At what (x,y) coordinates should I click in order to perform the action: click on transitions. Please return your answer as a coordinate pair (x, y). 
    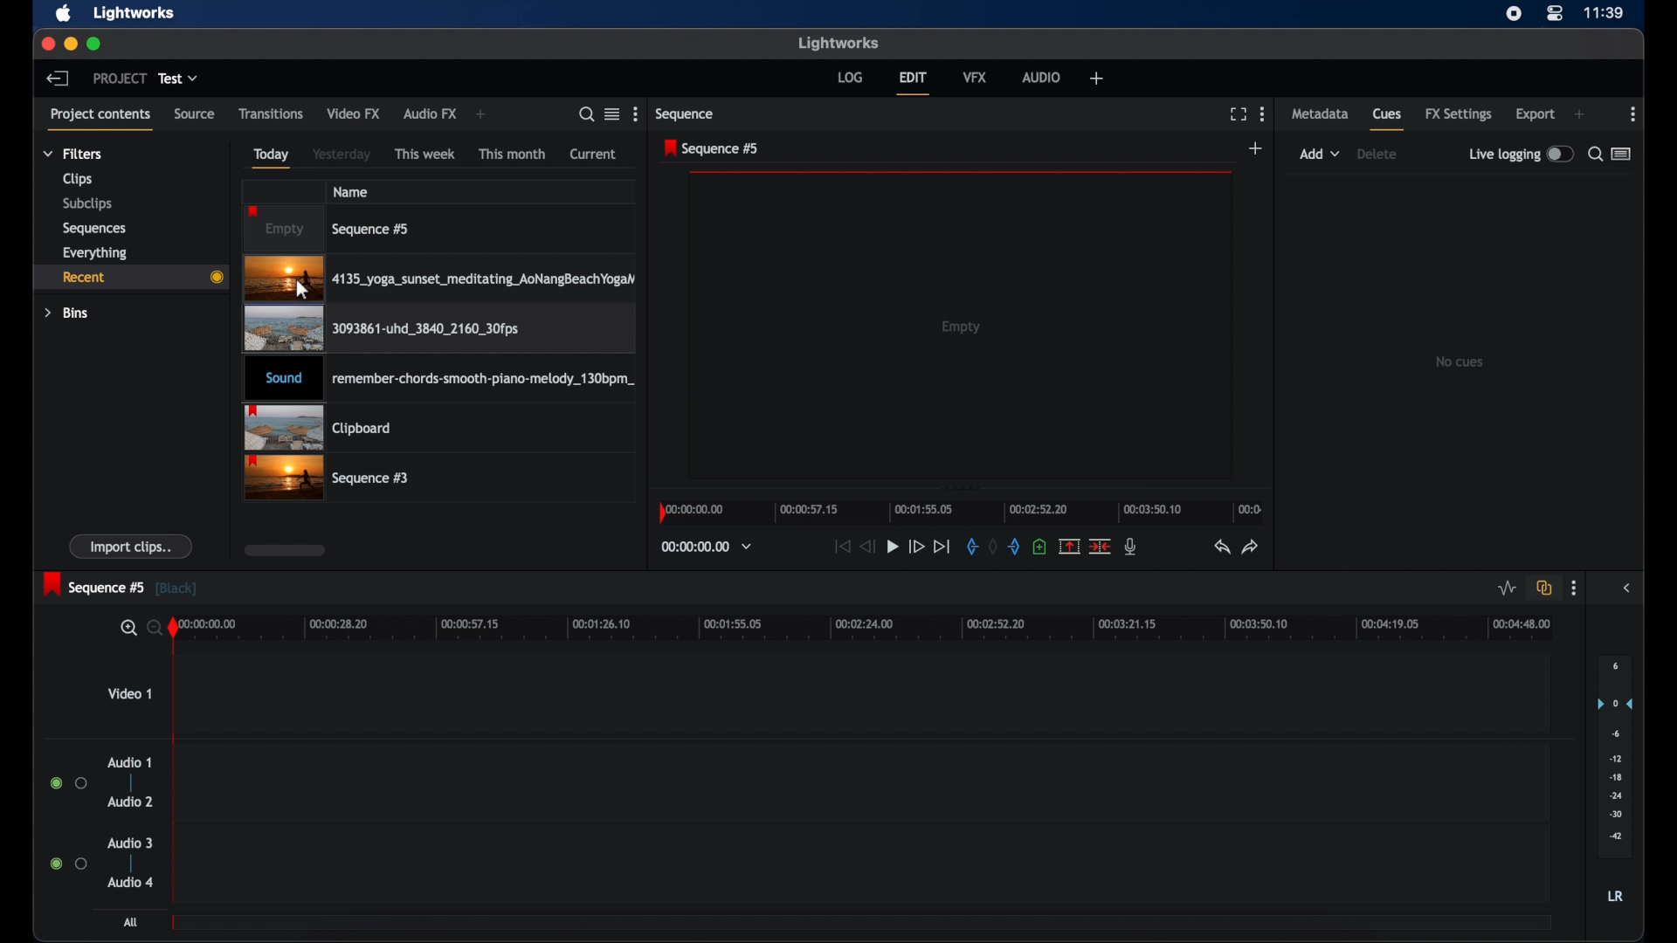
    Looking at the image, I should click on (271, 113).